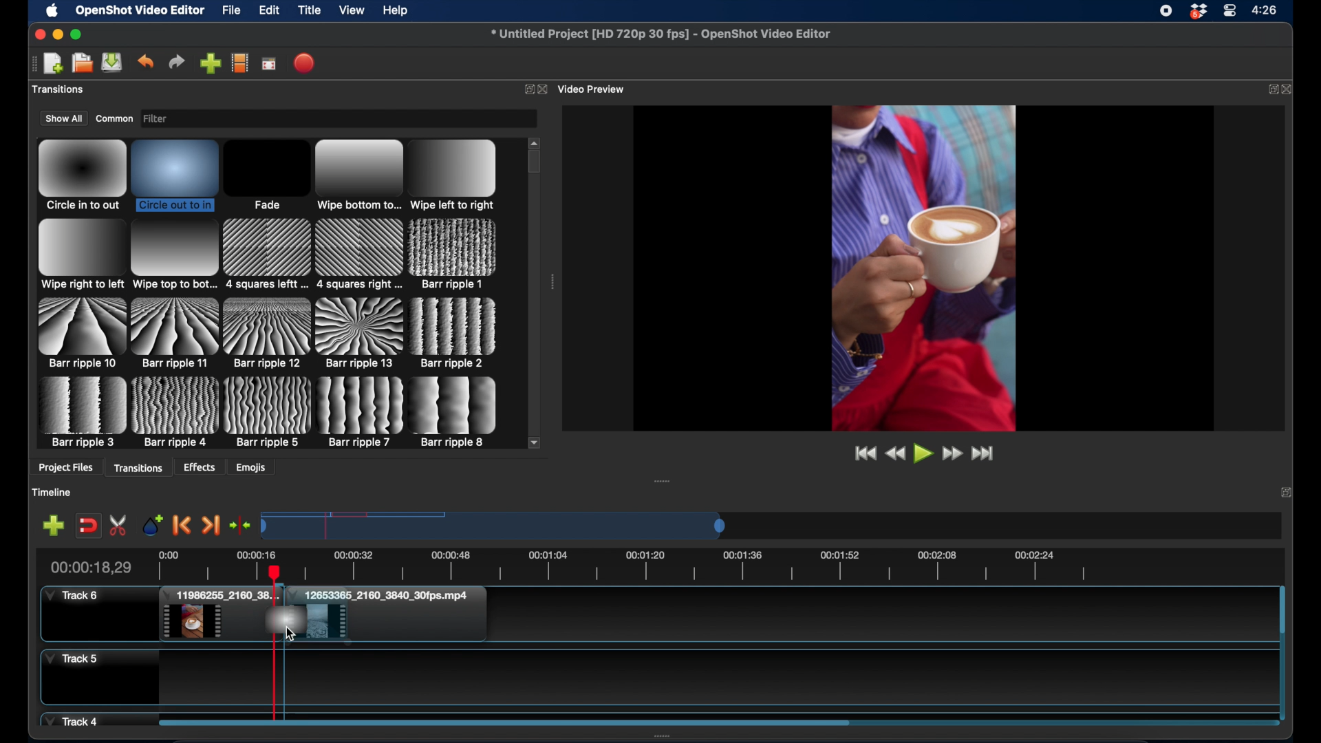  What do you see at coordinates (267, 255) in the screenshot?
I see `transition` at bounding box center [267, 255].